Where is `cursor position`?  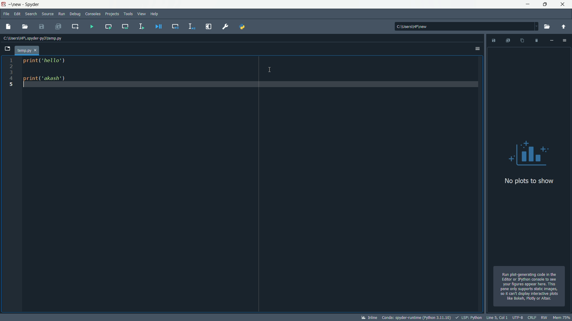
cursor position is located at coordinates (497, 317).